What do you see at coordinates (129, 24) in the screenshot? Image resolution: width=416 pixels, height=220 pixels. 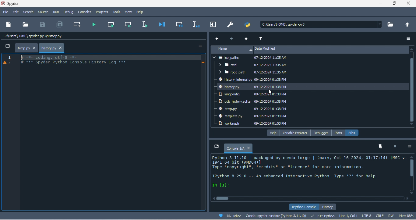 I see `run current cell and go to the next one` at bounding box center [129, 24].